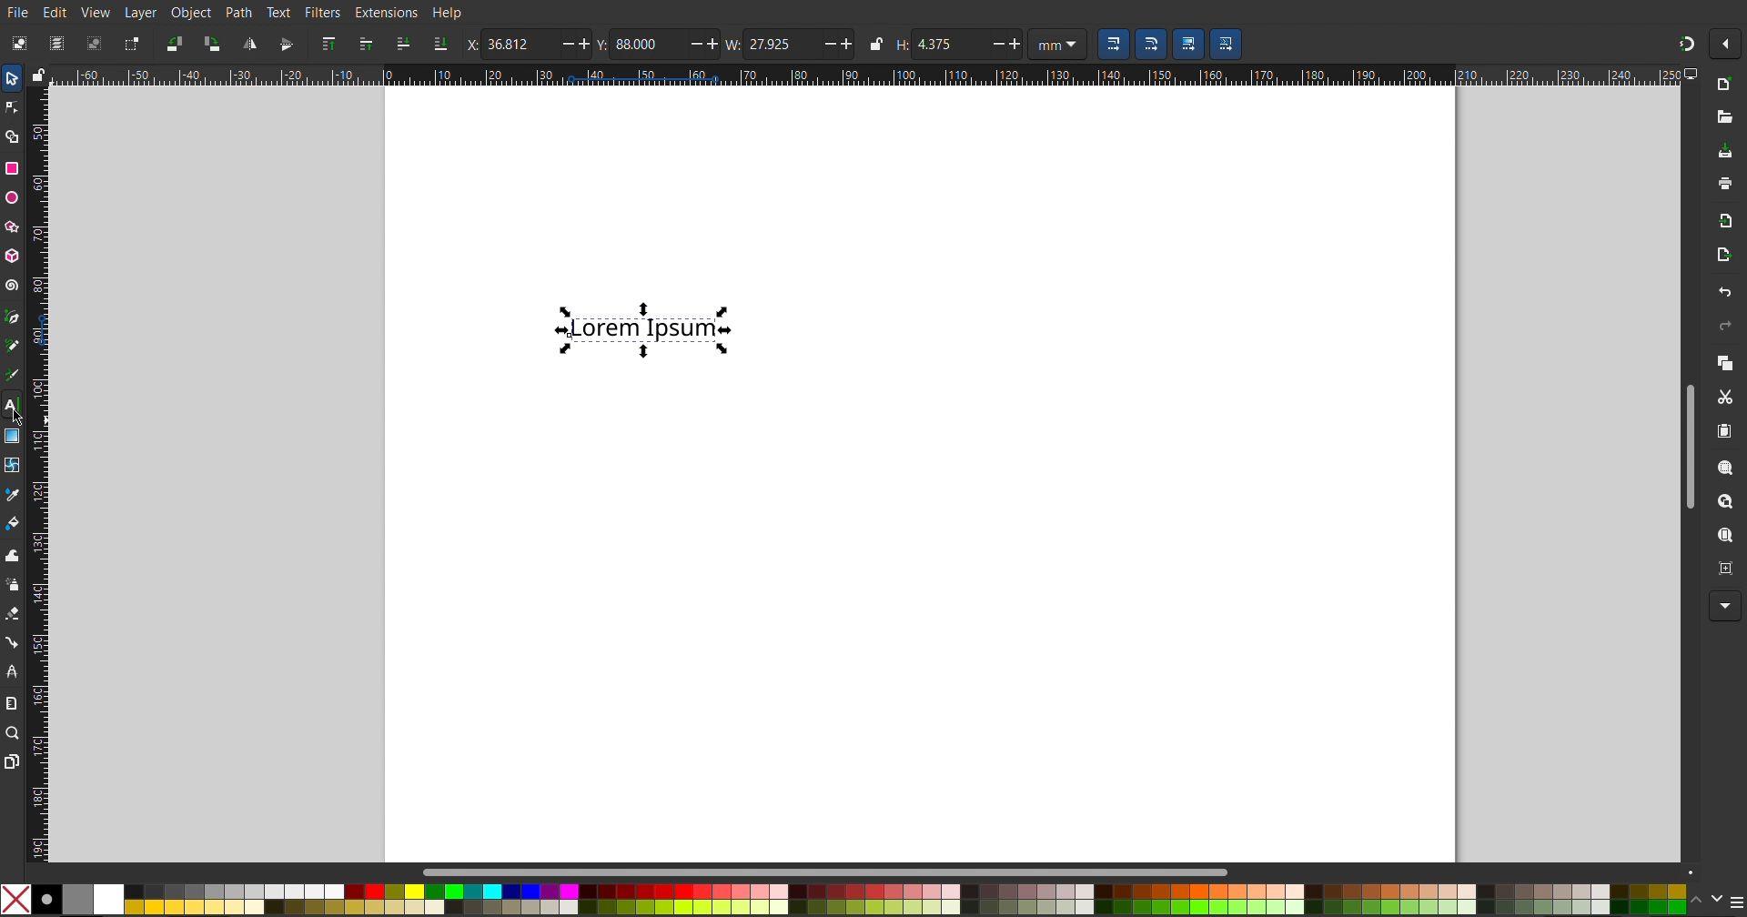 The image size is (1747, 917). What do you see at coordinates (15, 224) in the screenshot?
I see `Star Polygon` at bounding box center [15, 224].